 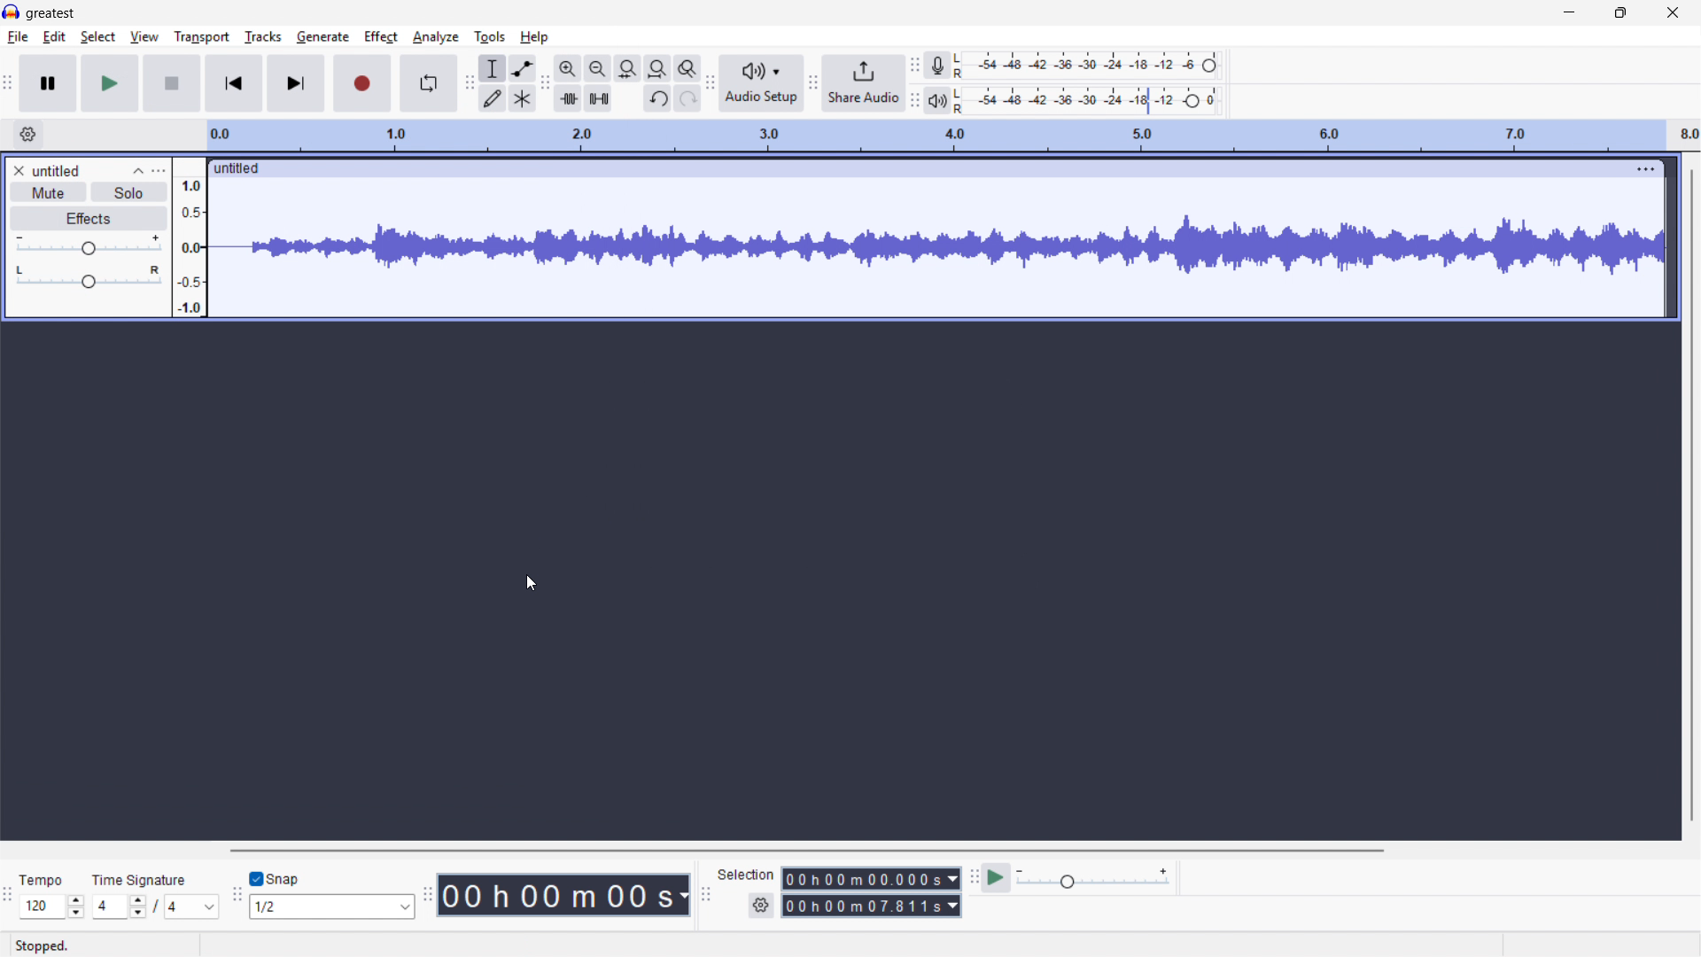 I want to click on set time signature, so click(x=156, y=906).